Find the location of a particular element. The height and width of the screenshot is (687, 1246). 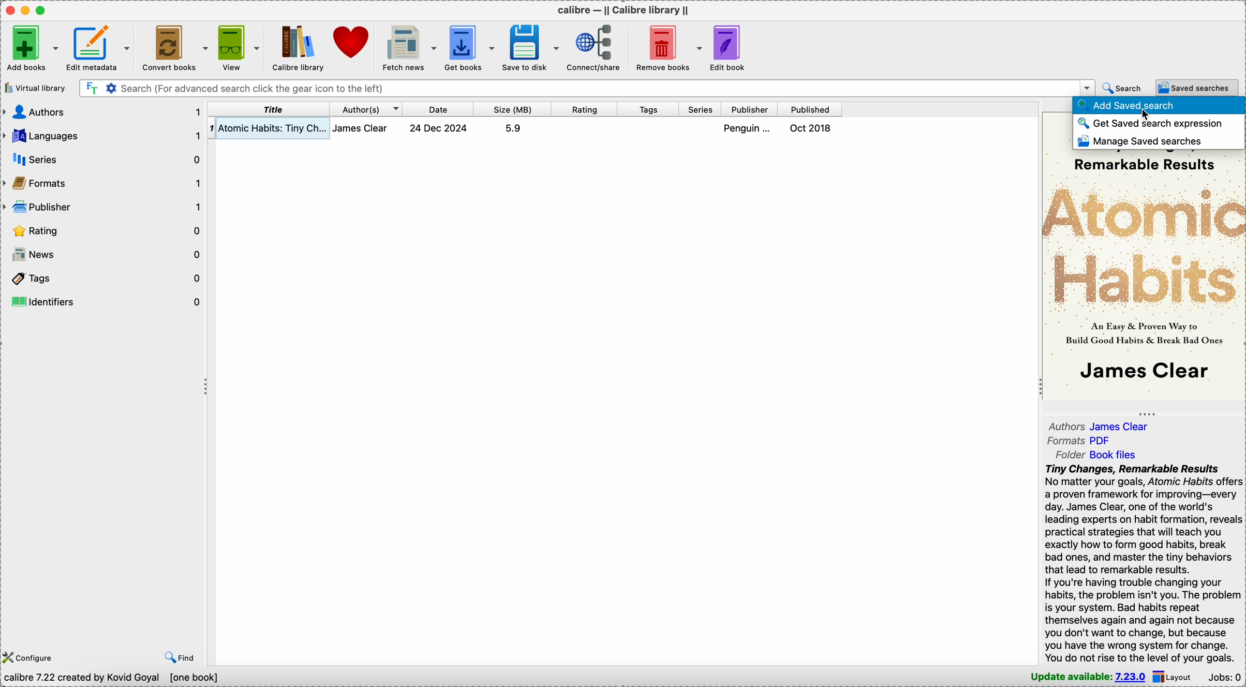

published is located at coordinates (810, 109).